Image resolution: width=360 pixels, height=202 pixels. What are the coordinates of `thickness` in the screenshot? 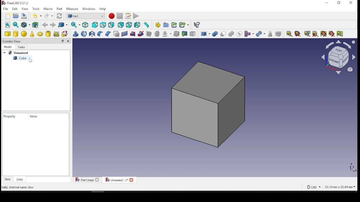 It's located at (176, 34).